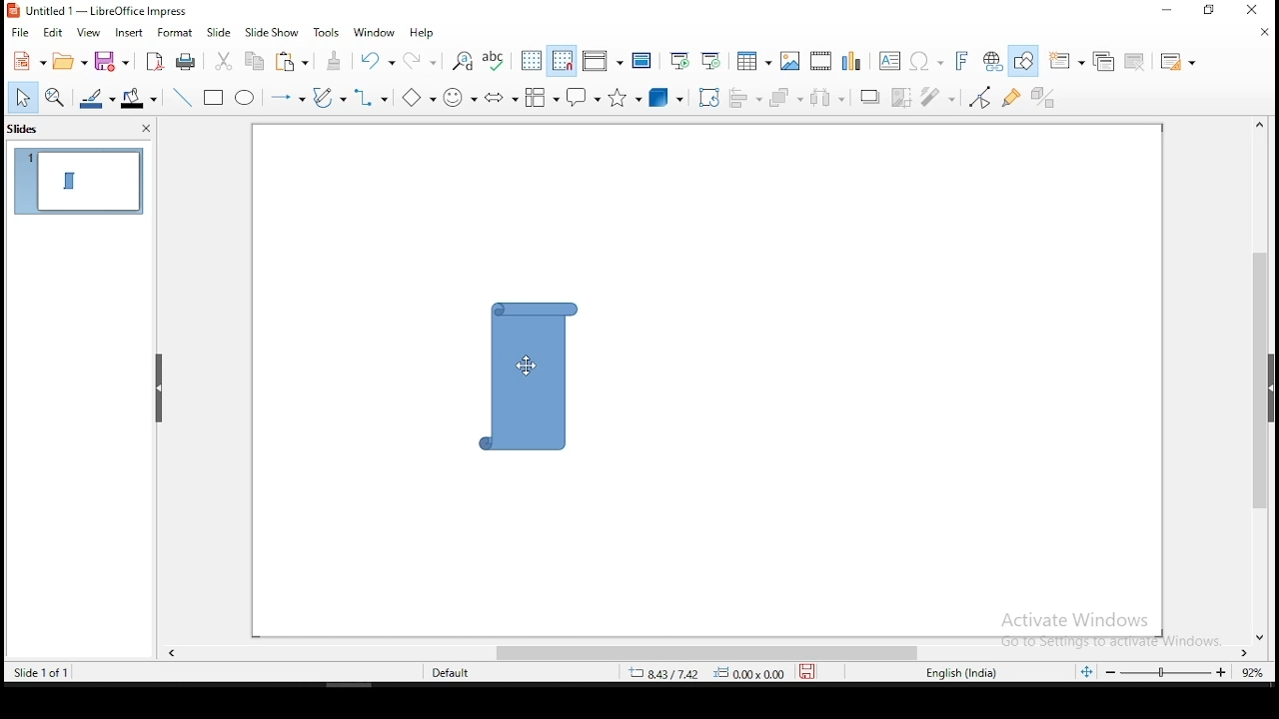 The width and height of the screenshot is (1279, 719). I want to click on zoom and pan, so click(55, 95).